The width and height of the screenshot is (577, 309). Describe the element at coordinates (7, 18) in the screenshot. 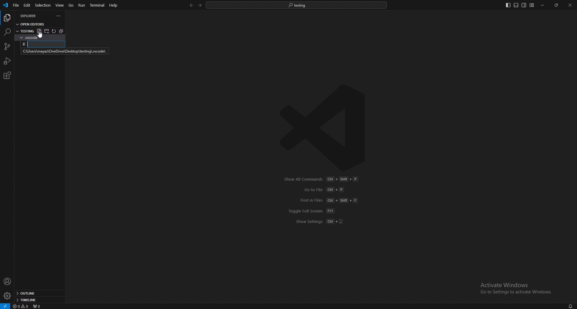

I see `explorer` at that location.